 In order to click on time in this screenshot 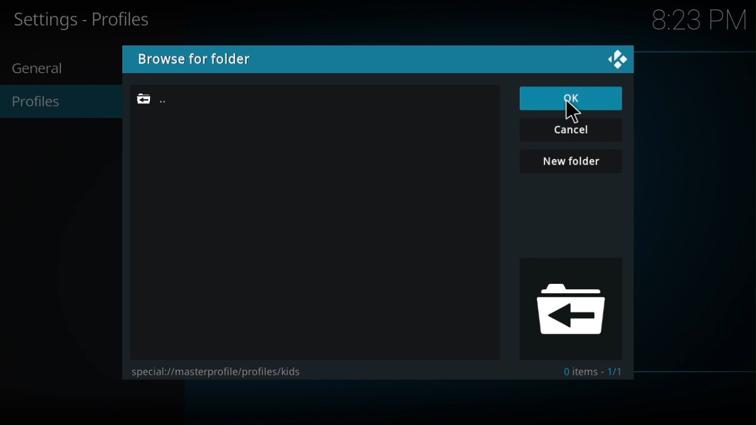, I will do `click(698, 20)`.